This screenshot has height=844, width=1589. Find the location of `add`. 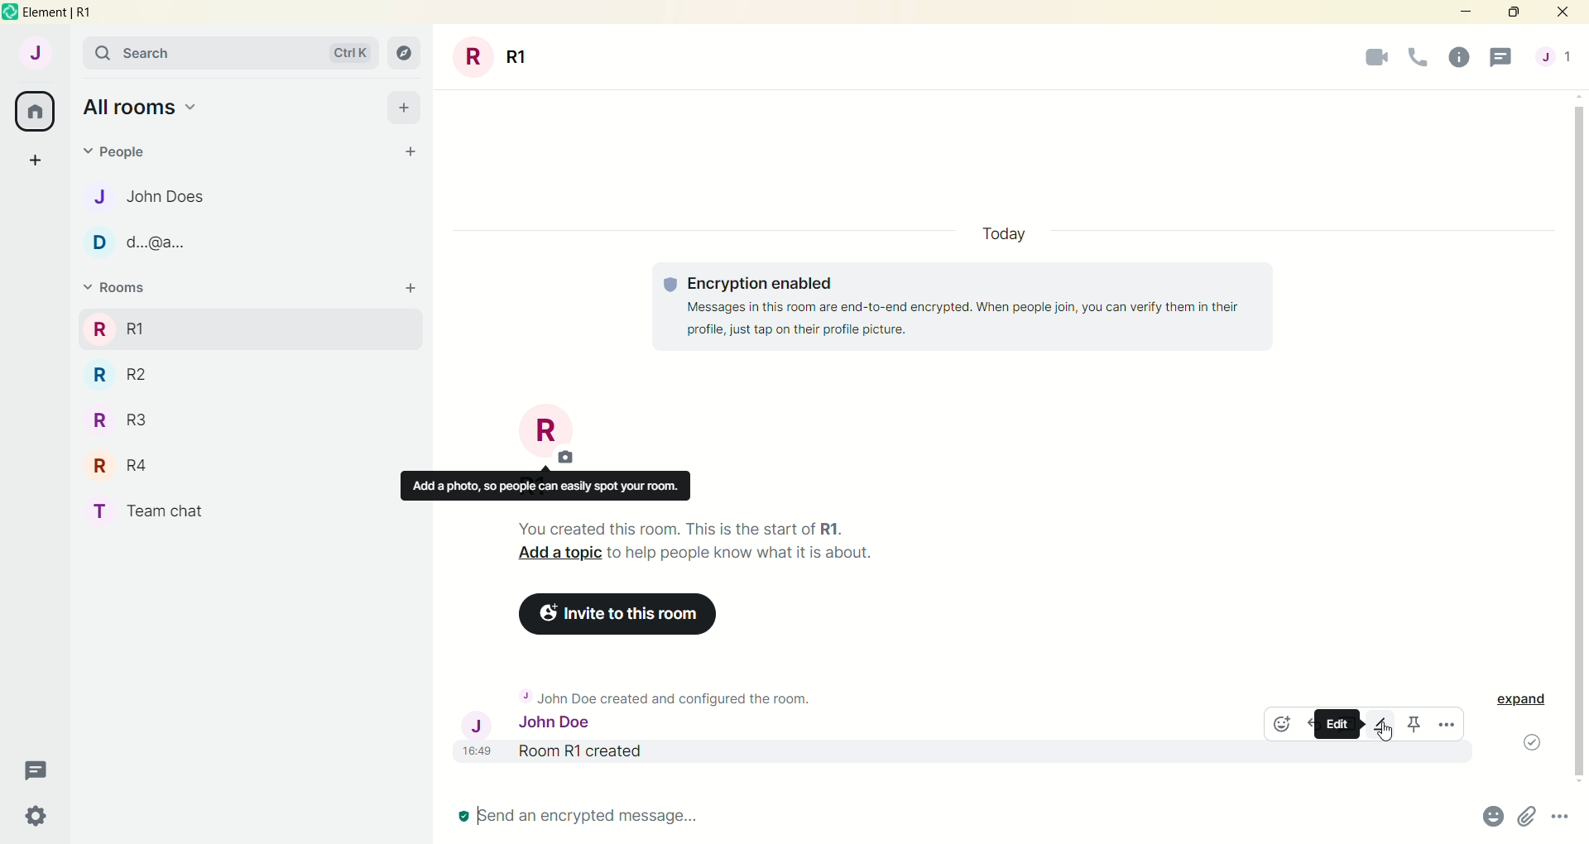

add is located at coordinates (409, 288).